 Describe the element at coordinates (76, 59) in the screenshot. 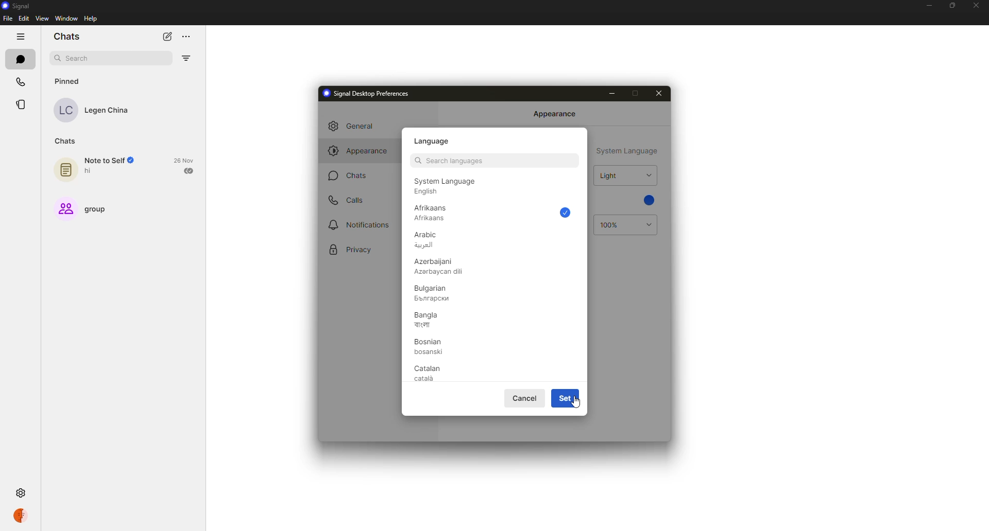

I see `search` at that location.